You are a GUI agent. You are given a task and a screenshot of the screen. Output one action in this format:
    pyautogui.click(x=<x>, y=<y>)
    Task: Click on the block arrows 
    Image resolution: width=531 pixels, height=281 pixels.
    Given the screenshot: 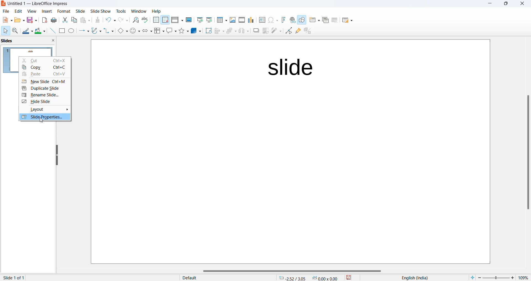 What is the action you would take?
    pyautogui.click(x=148, y=31)
    